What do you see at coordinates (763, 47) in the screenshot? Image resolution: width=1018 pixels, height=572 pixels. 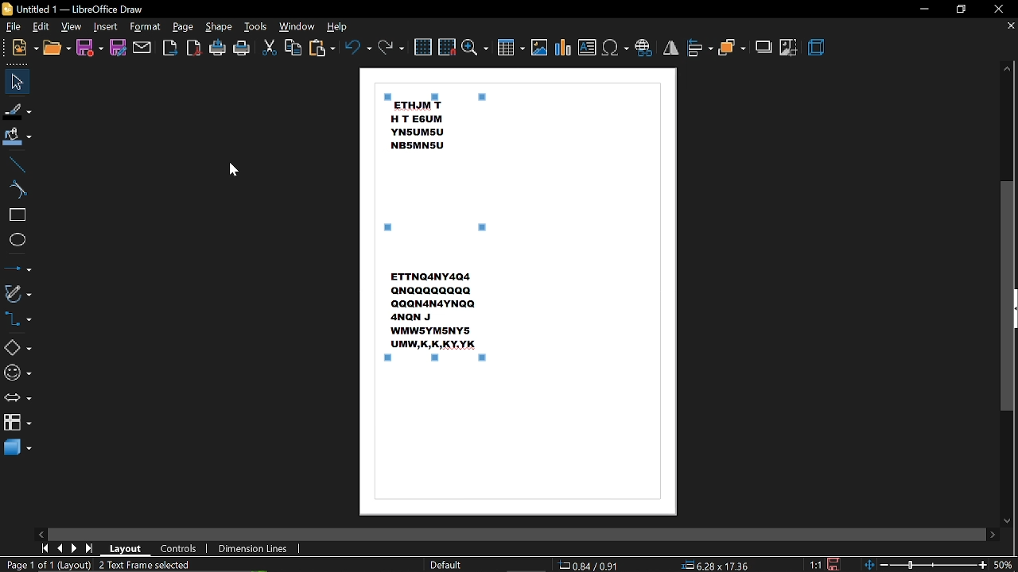 I see `shadow` at bounding box center [763, 47].